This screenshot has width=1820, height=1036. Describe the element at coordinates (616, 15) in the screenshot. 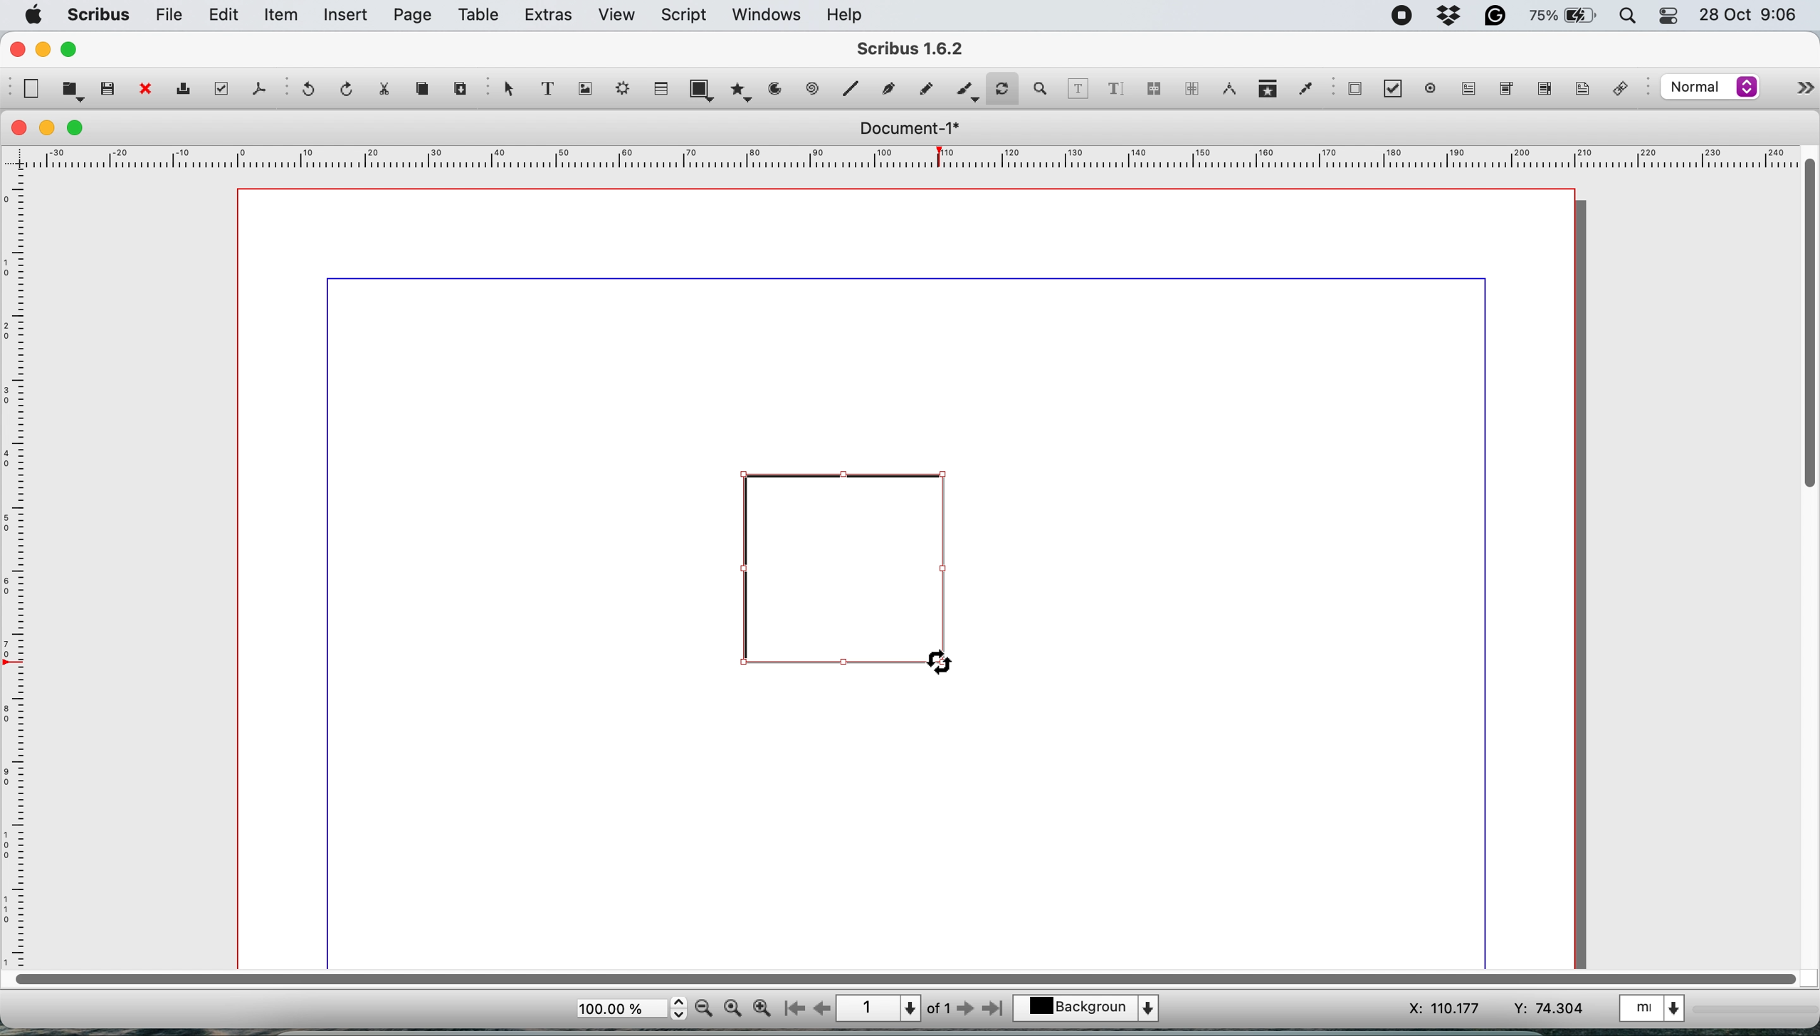

I see `view` at that location.